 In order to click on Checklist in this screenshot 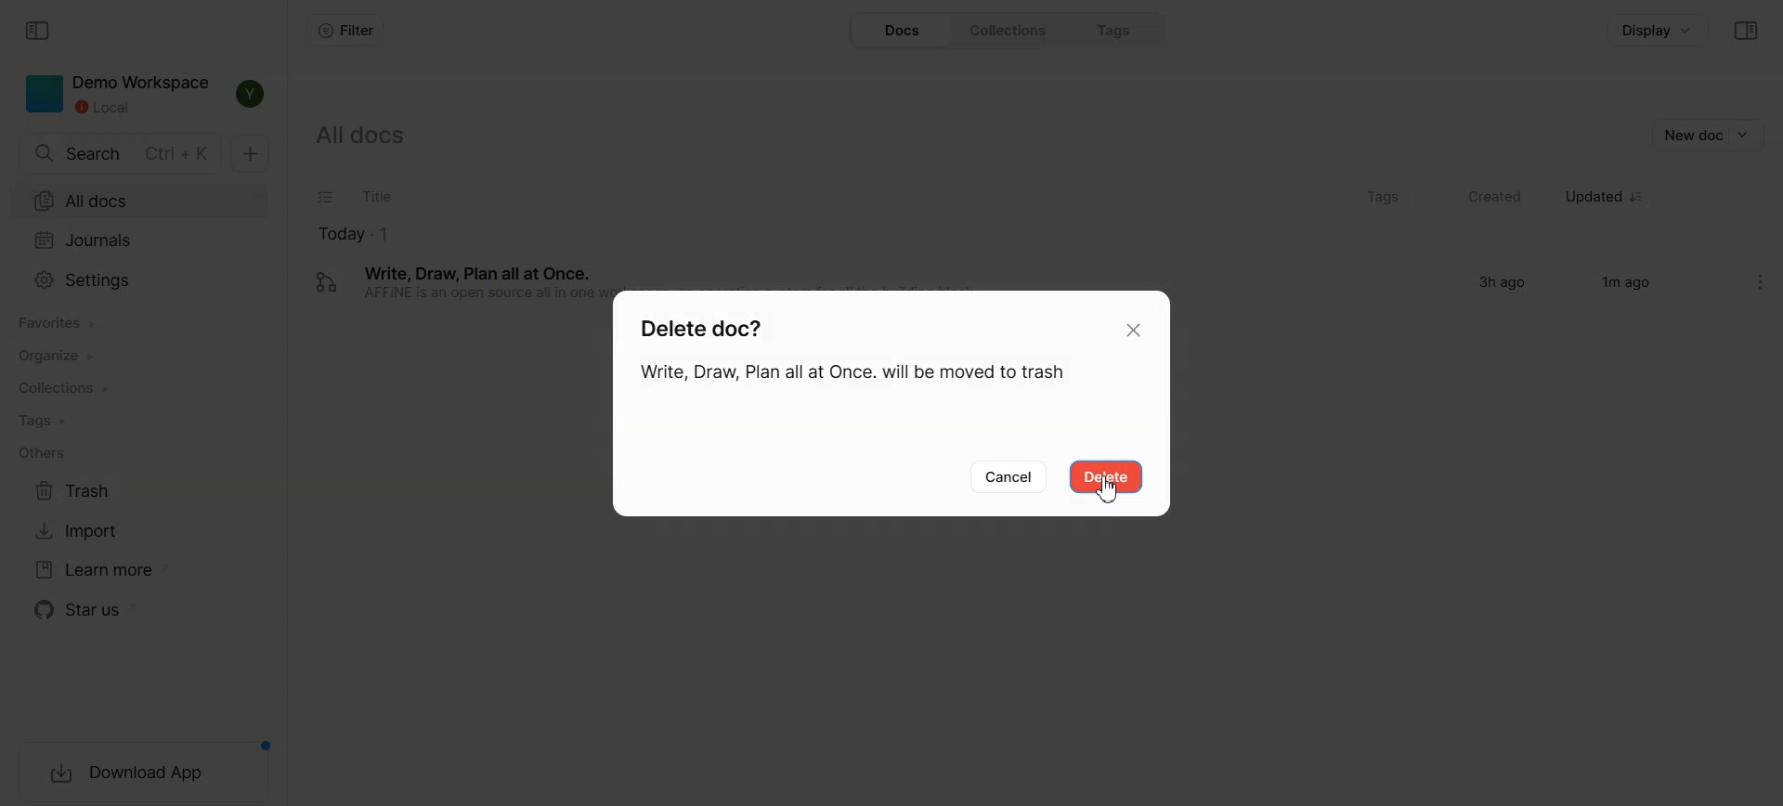, I will do `click(324, 198)`.